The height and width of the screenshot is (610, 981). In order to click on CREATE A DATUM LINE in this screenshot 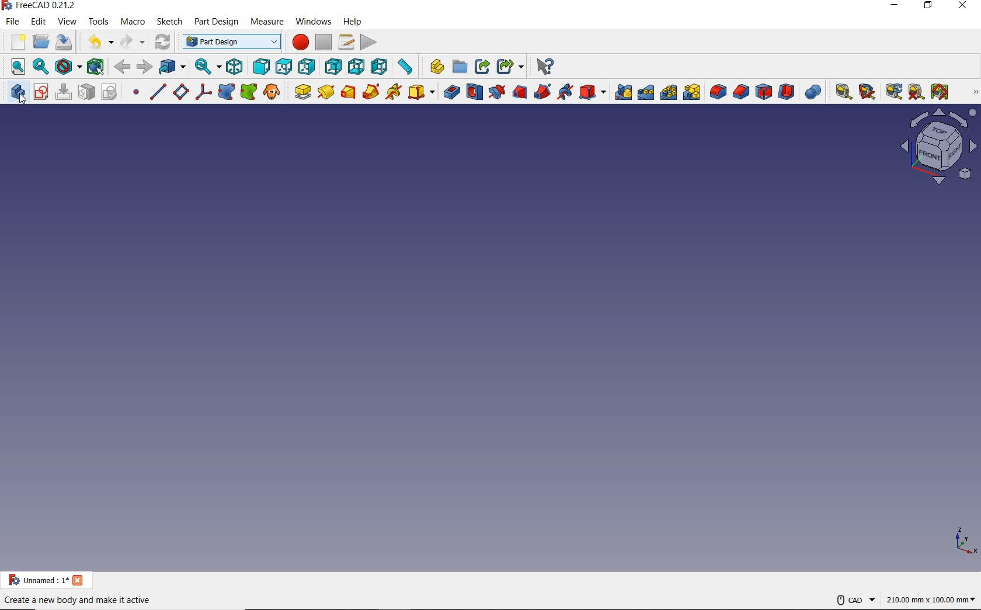, I will do `click(158, 92)`.